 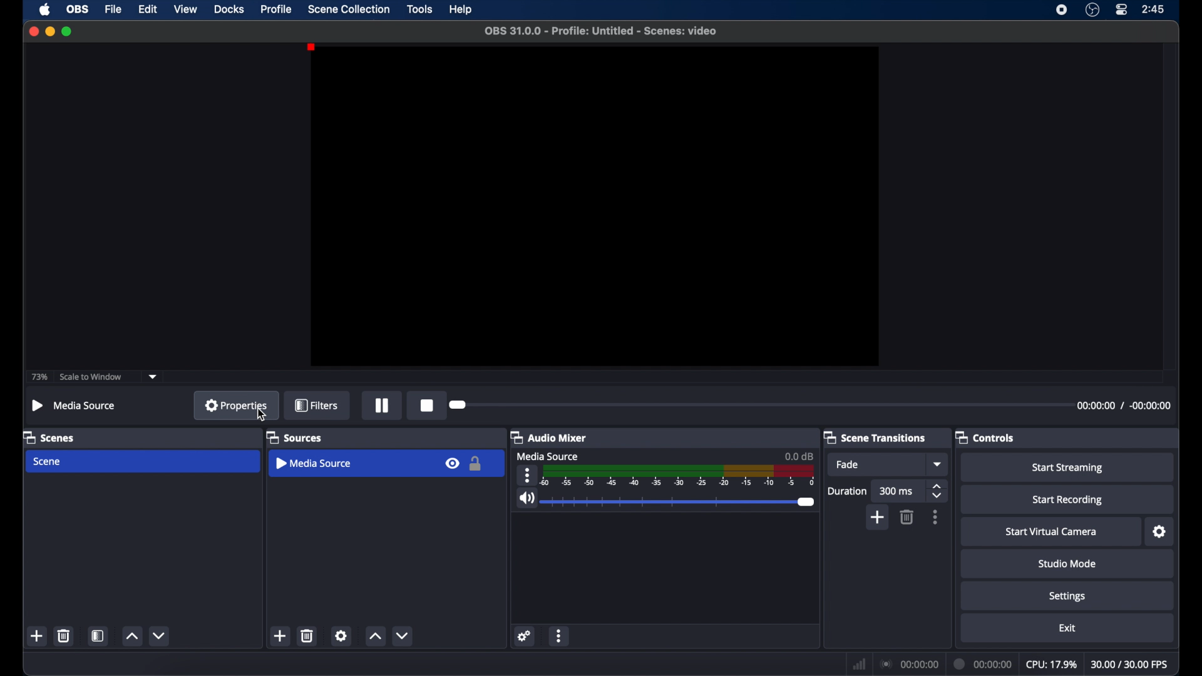 I want to click on scene transitions, so click(x=876, y=438).